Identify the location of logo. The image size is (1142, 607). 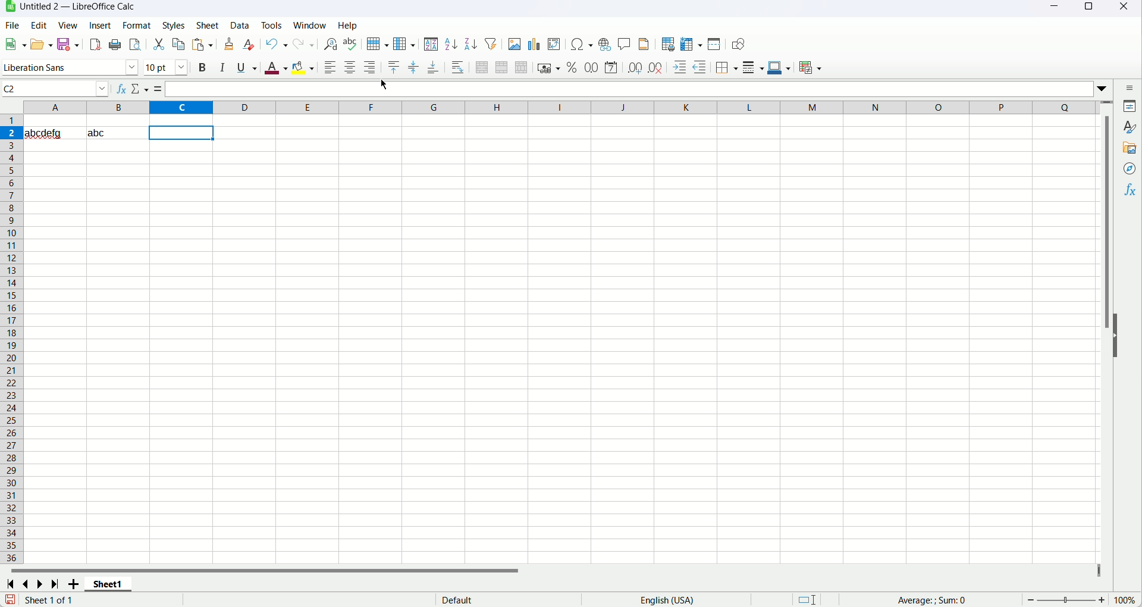
(8, 8).